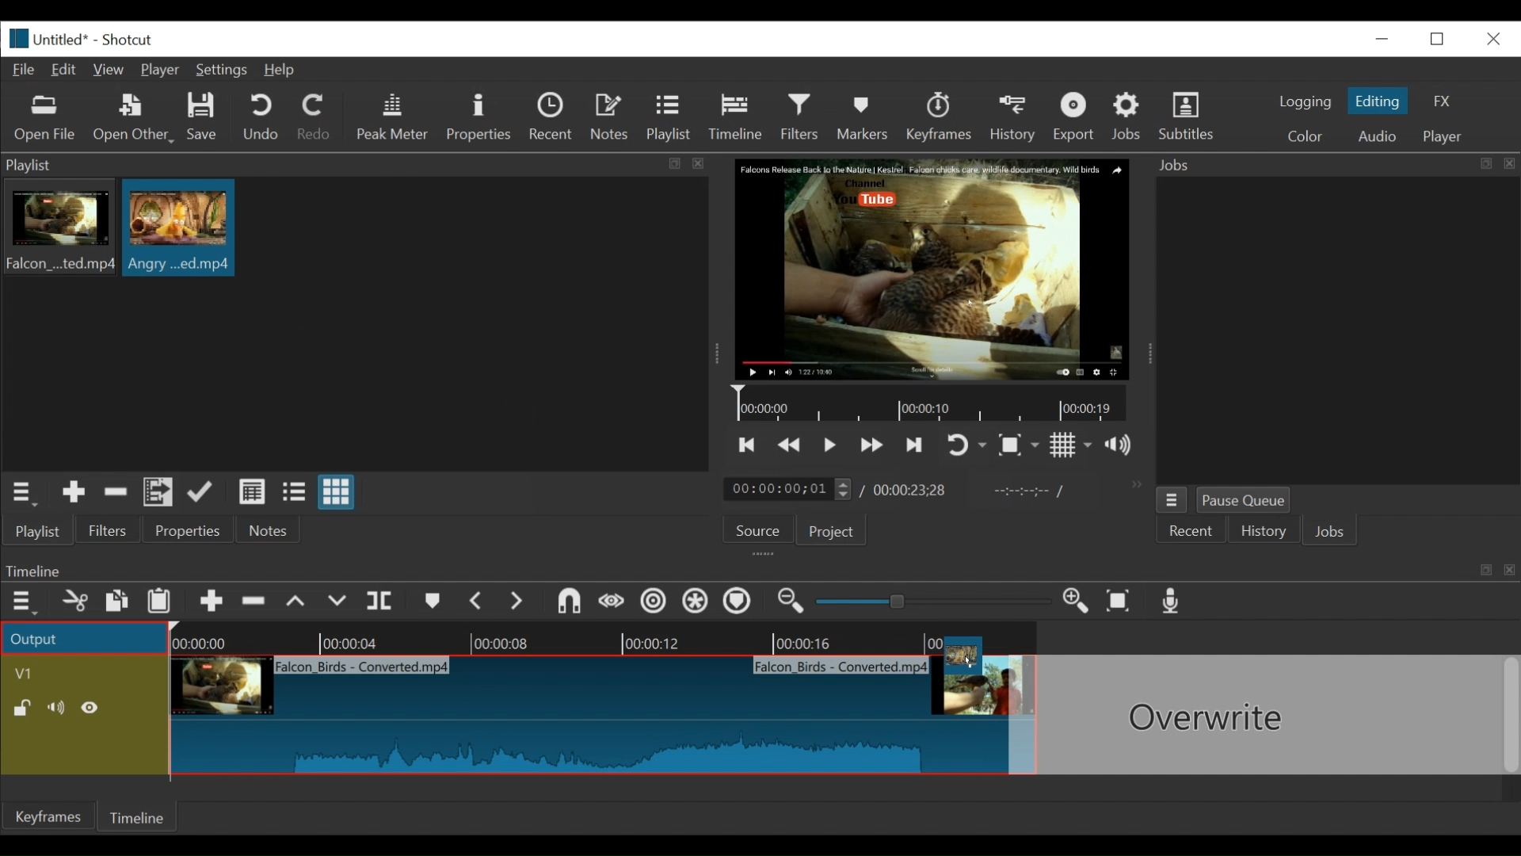 This screenshot has height=856, width=1521. I want to click on logging, so click(1304, 101).